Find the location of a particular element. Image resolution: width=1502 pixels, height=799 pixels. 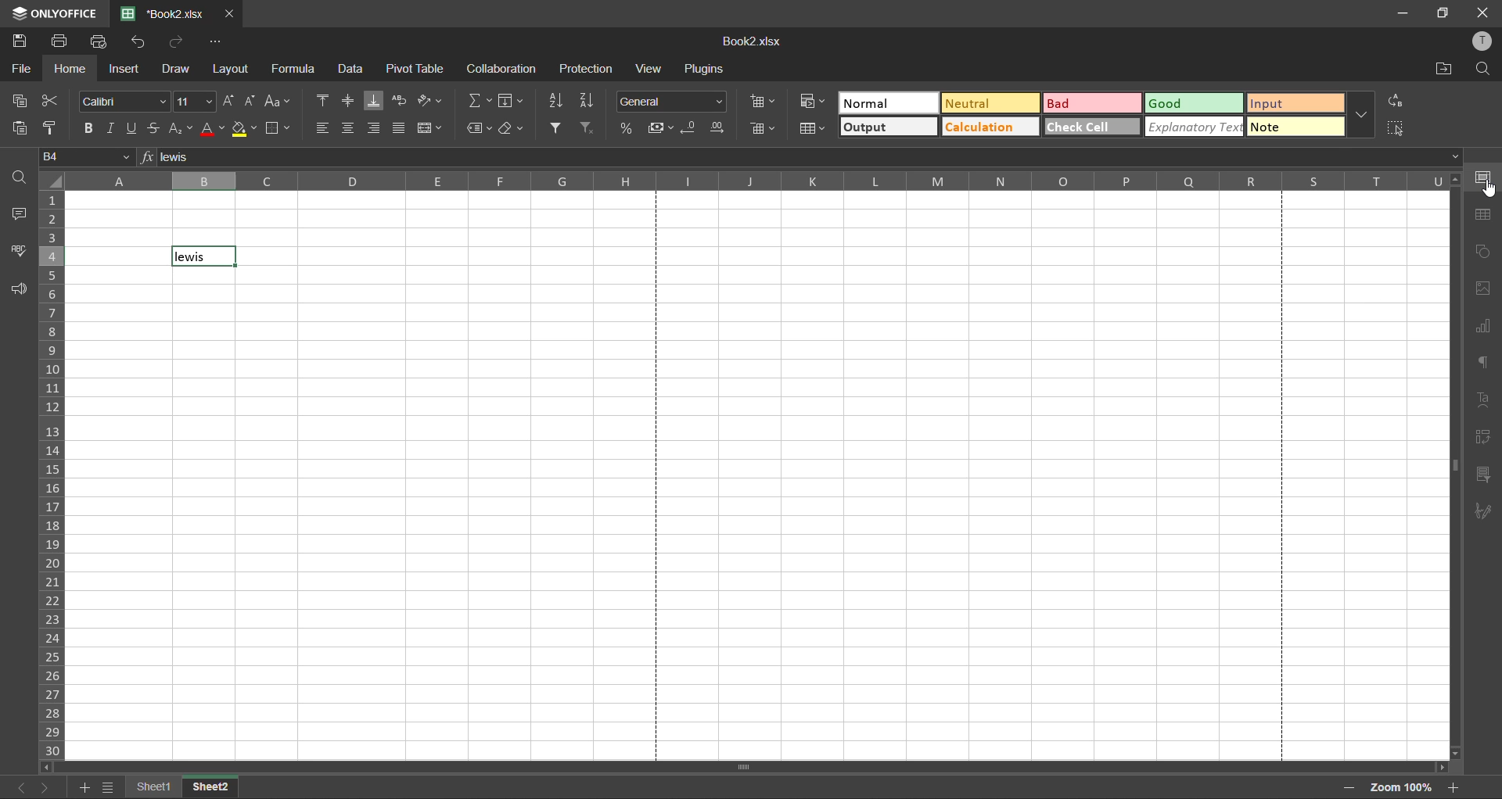

select all cells is located at coordinates (50, 178).